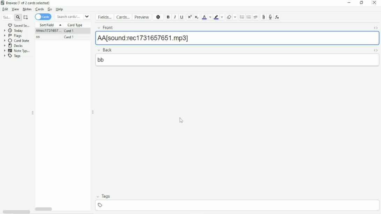 Image resolution: width=381 pixels, height=214 pixels. Describe the element at coordinates (104, 17) in the screenshot. I see `Fields` at that location.